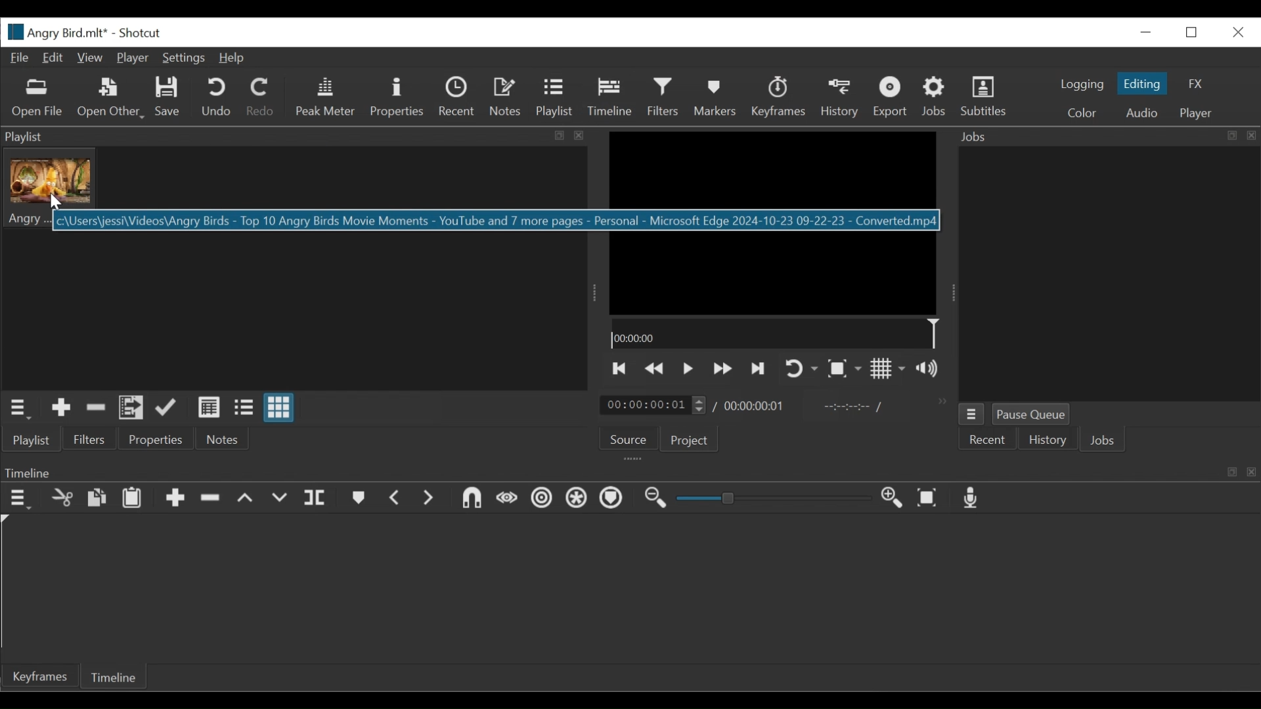 The width and height of the screenshot is (1261, 709). Describe the element at coordinates (929, 370) in the screenshot. I see `Show volume control` at that location.